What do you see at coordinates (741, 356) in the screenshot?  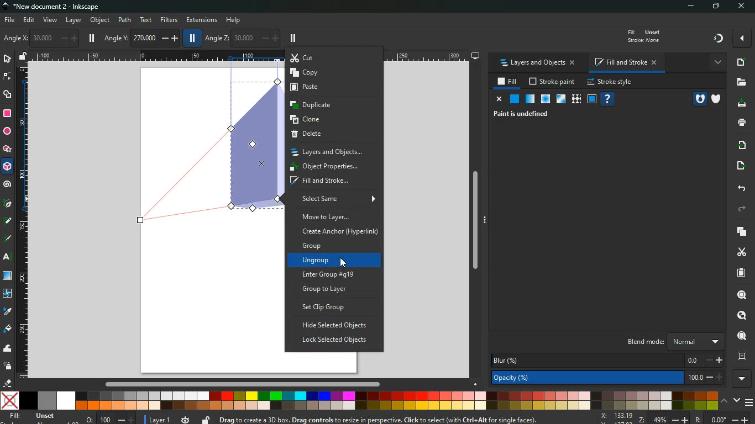 I see `frame` at bounding box center [741, 356].